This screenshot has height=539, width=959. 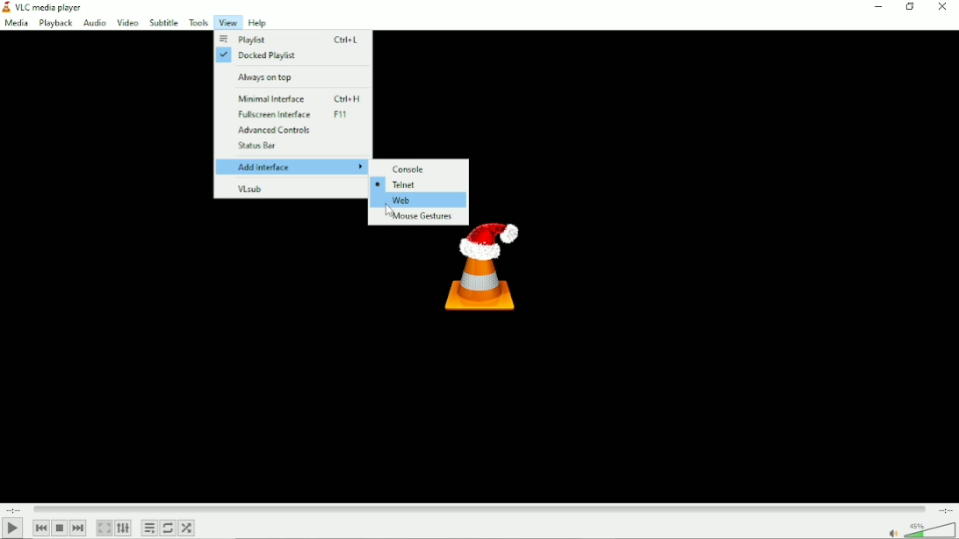 What do you see at coordinates (292, 167) in the screenshot?
I see `Add interface` at bounding box center [292, 167].